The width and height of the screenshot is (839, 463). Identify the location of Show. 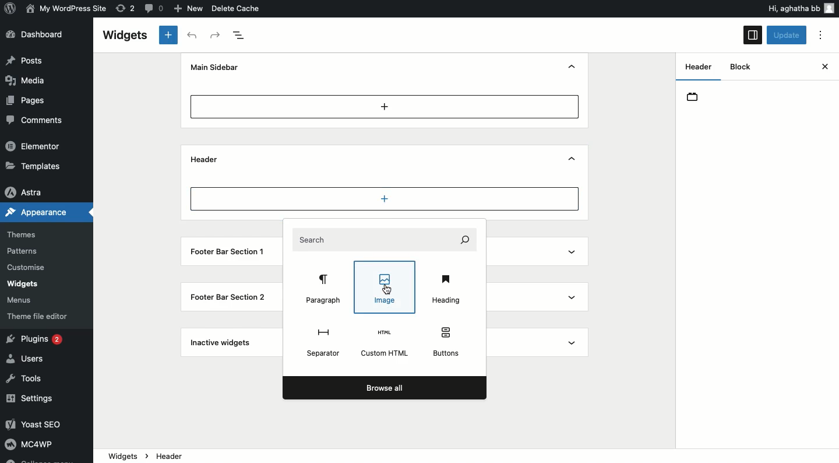
(573, 296).